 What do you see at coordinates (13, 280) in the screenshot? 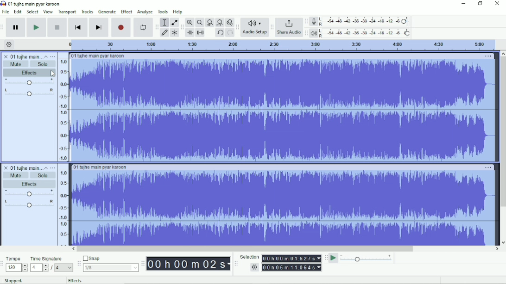
I see `Stopped` at bounding box center [13, 280].